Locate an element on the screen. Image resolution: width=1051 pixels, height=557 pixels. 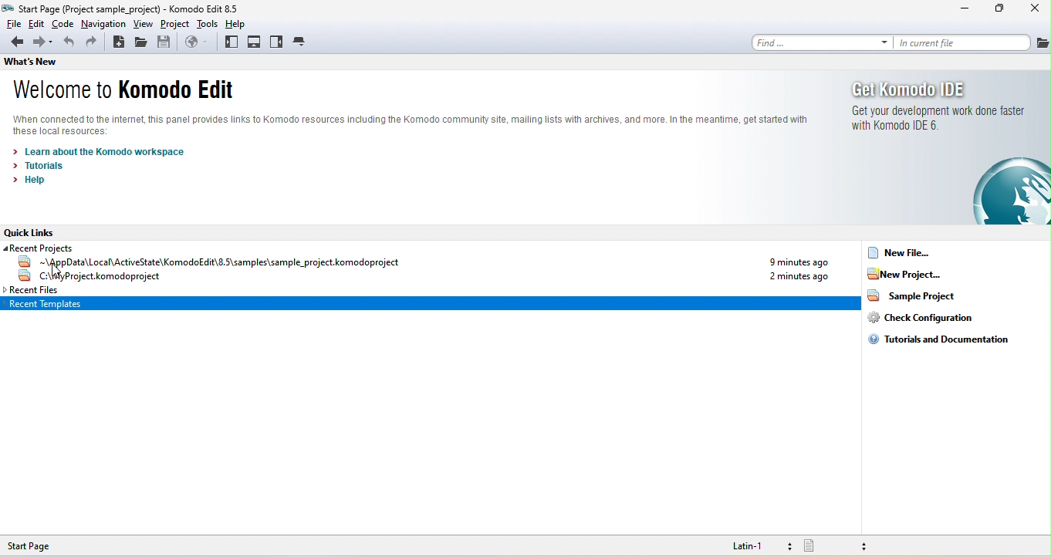
new file is located at coordinates (906, 254).